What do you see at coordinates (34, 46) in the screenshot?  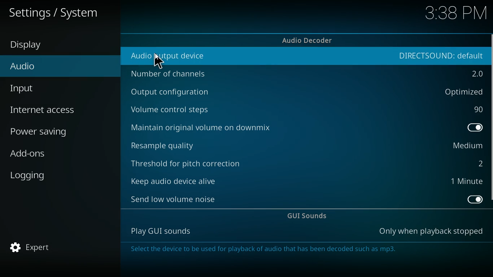 I see `display` at bounding box center [34, 46].